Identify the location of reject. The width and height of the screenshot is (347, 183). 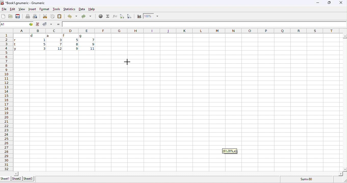
(37, 24).